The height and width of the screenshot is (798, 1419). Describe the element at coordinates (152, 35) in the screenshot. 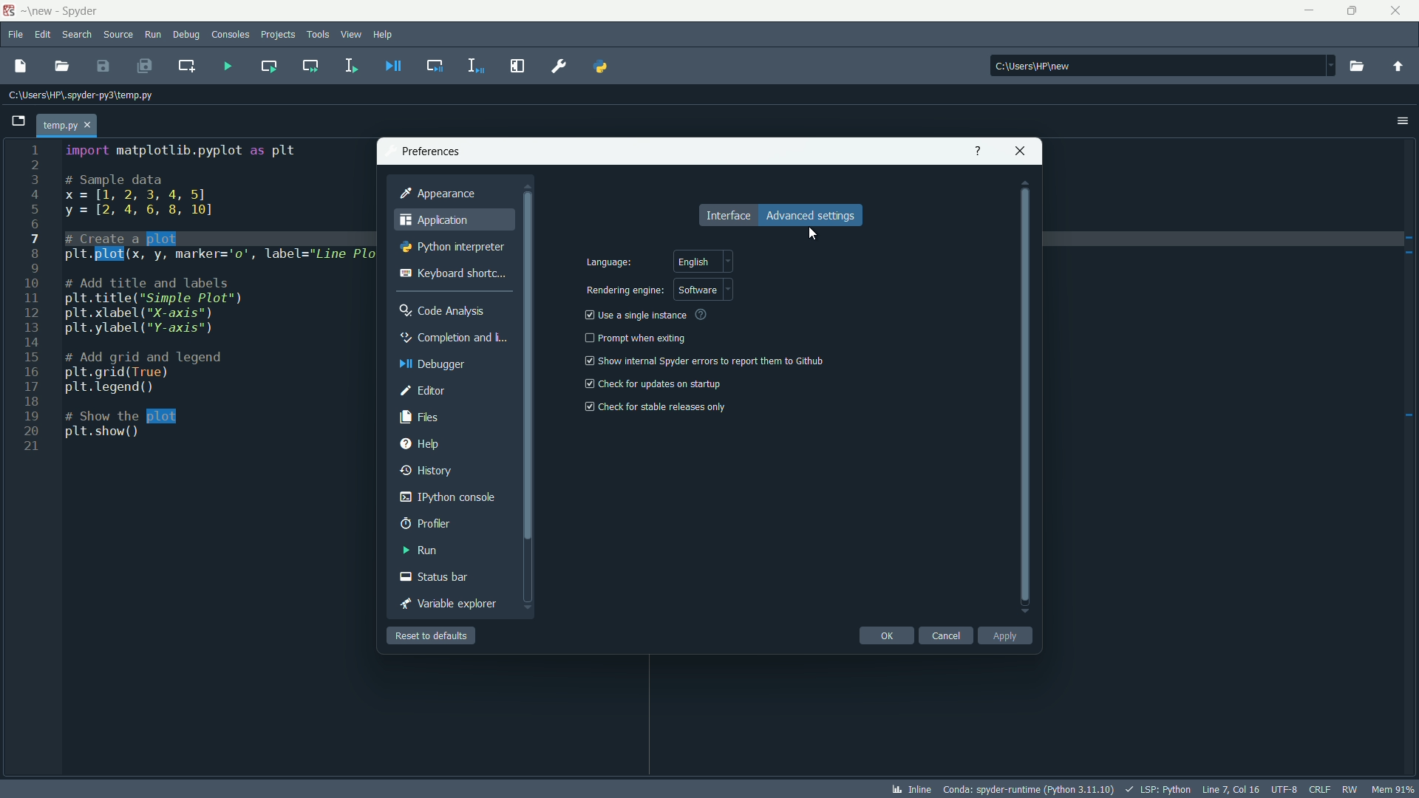

I see `run` at that location.